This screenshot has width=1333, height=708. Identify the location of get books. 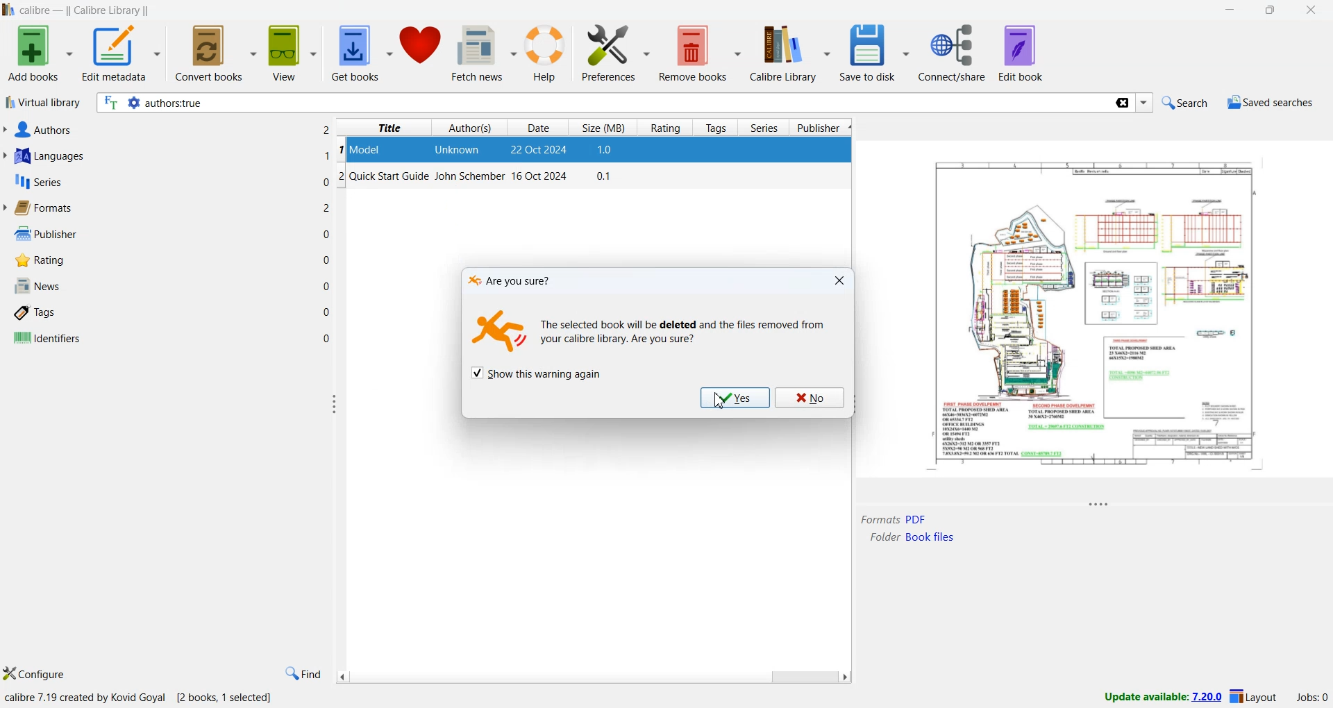
(362, 54).